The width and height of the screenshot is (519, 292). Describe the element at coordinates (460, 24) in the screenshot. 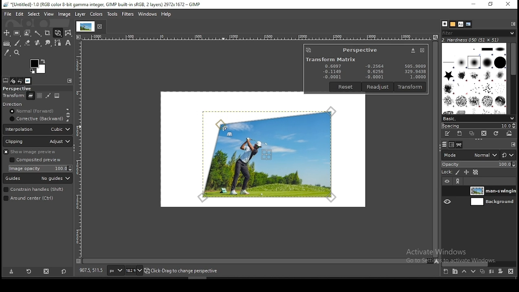

I see `fonts` at that location.